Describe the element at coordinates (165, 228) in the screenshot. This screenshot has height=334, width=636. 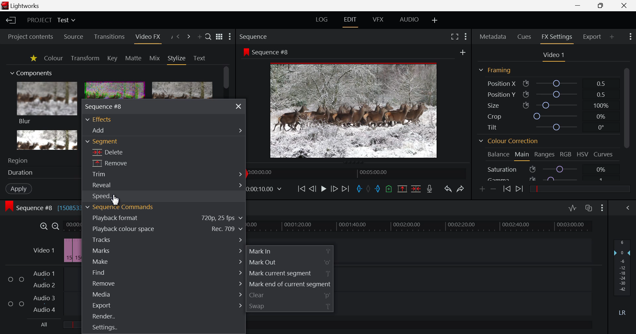
I see `Playback colour space` at that location.